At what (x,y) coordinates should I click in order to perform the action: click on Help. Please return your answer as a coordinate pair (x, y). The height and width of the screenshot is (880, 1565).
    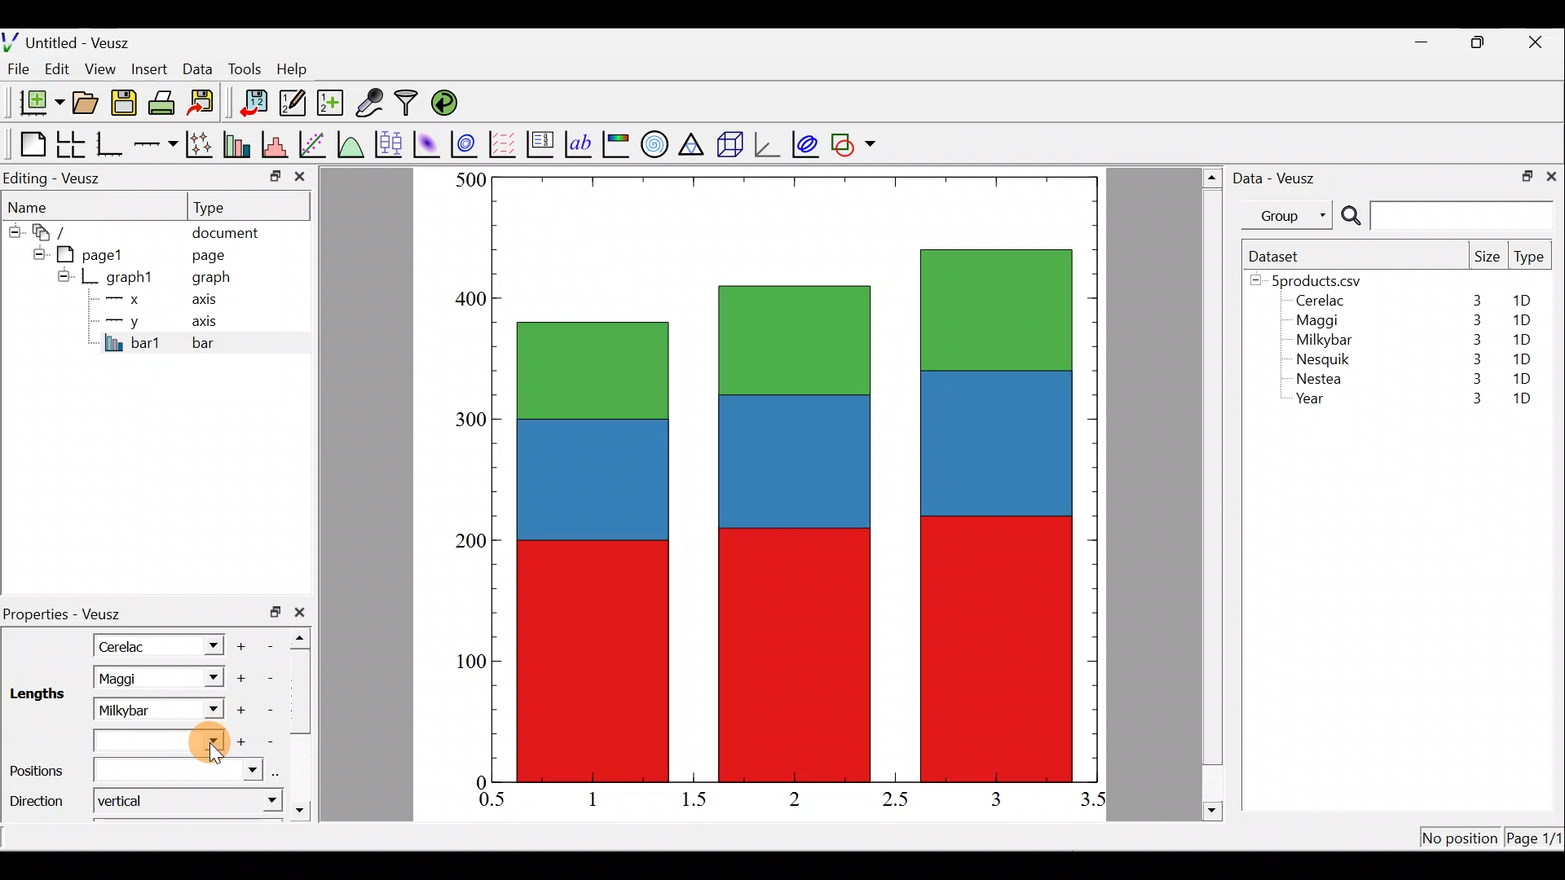
    Looking at the image, I should click on (302, 69).